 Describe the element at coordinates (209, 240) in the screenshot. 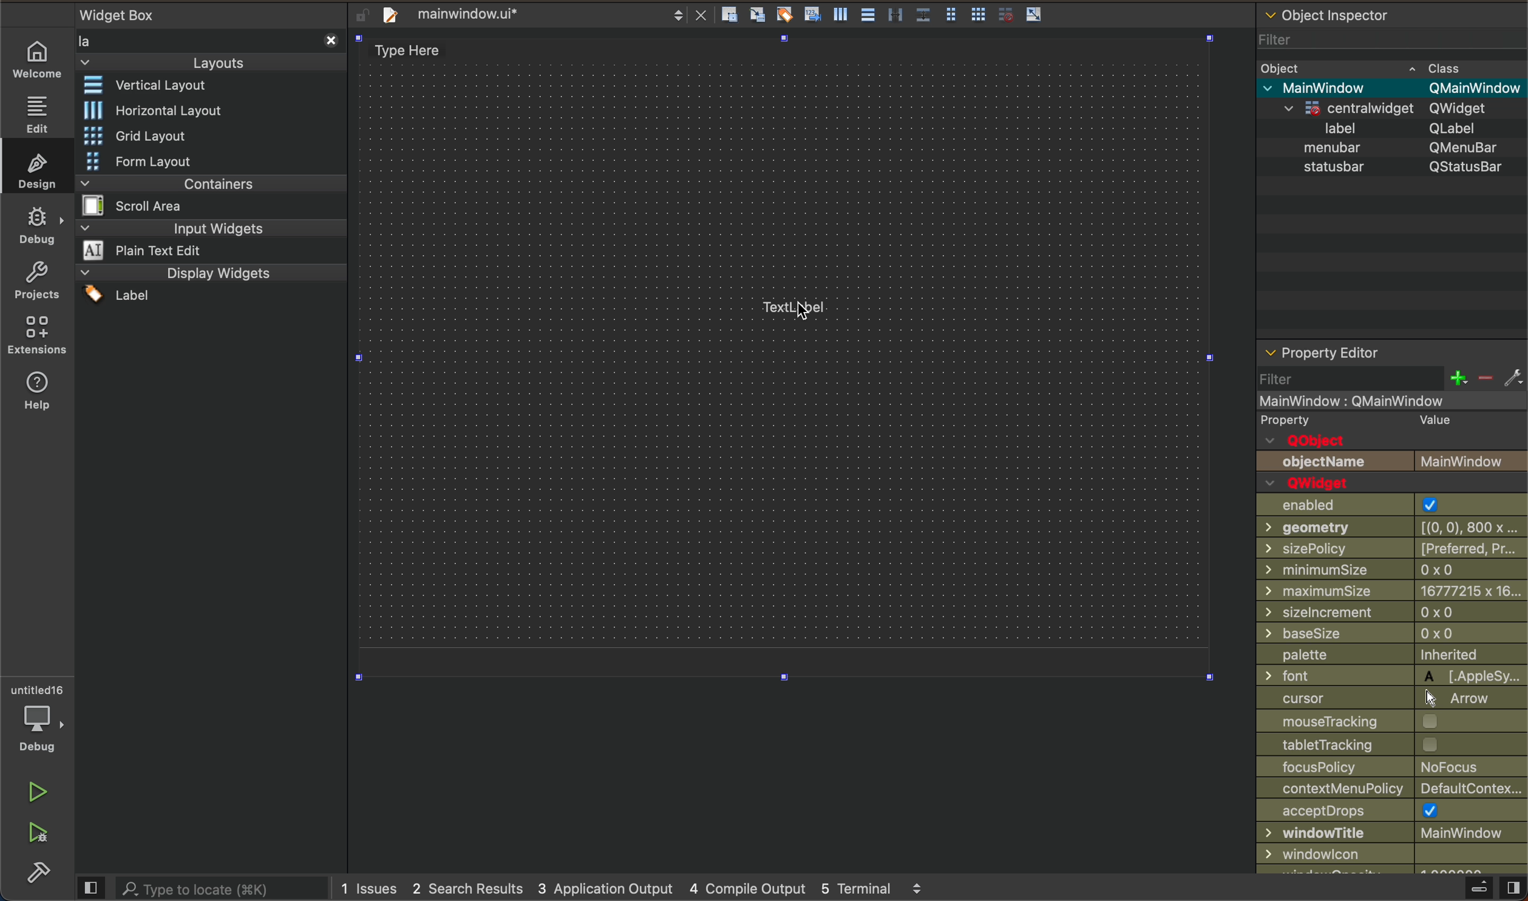

I see `input widget` at that location.